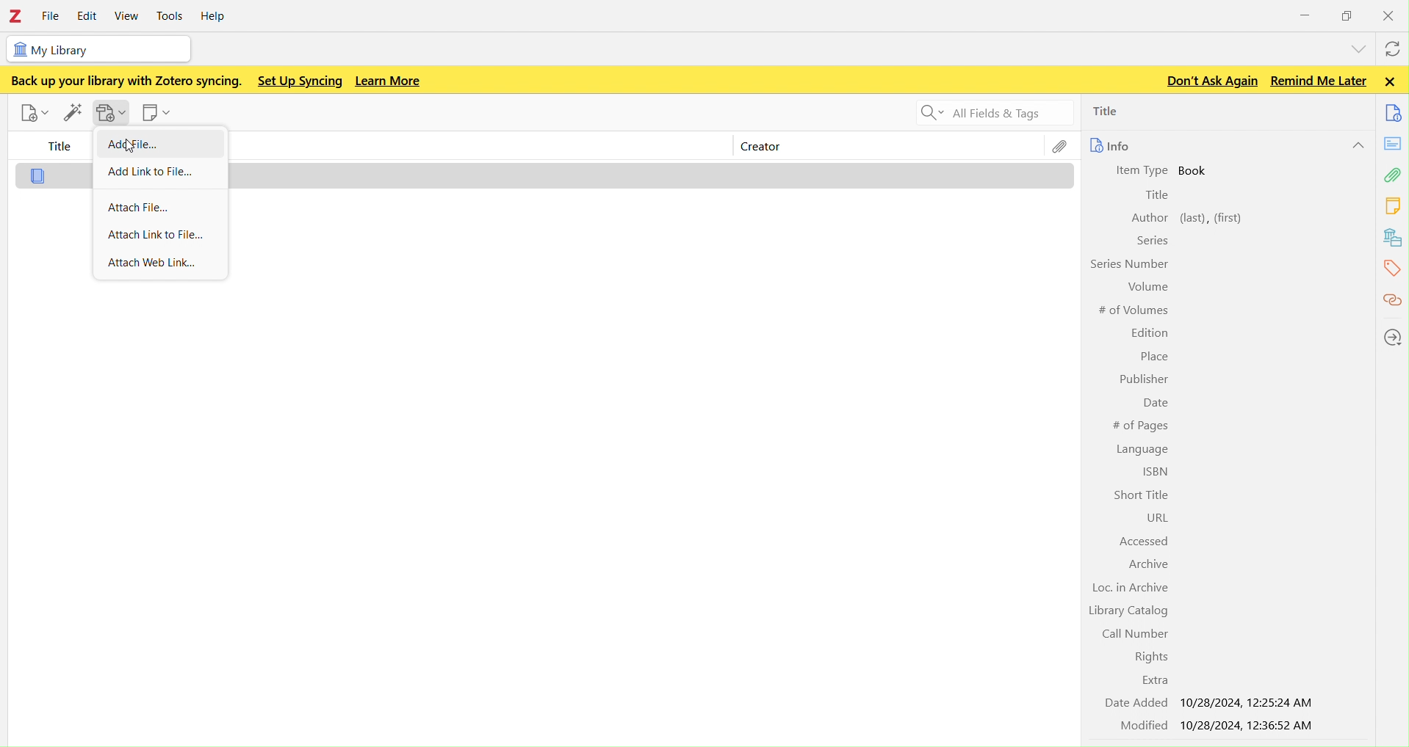  Describe the element at coordinates (1151, 241) in the screenshot. I see `Series` at that location.